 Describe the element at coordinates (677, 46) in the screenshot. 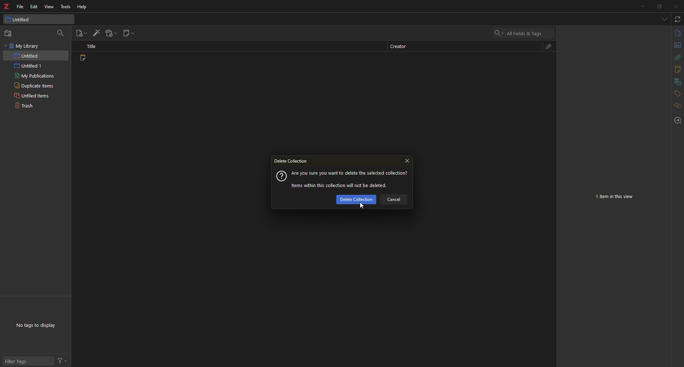

I see `abstract` at that location.